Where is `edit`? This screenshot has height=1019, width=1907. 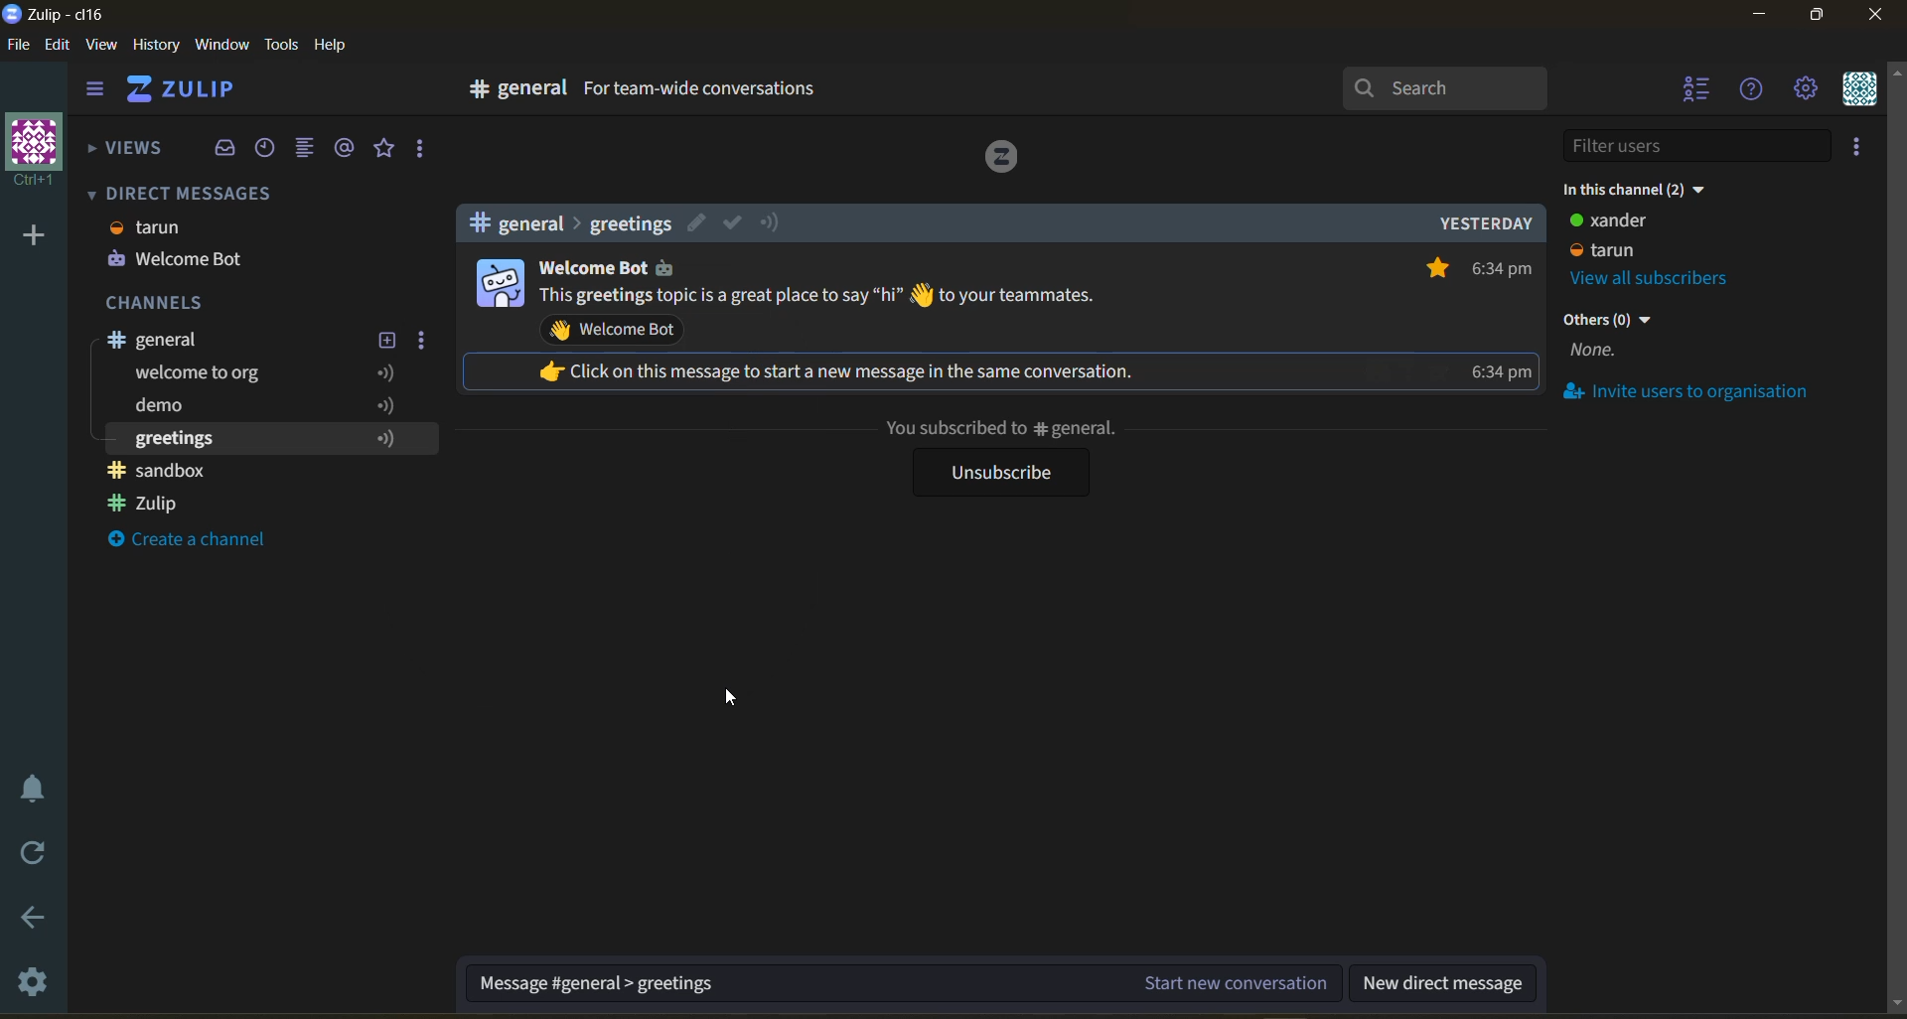 edit is located at coordinates (698, 222).